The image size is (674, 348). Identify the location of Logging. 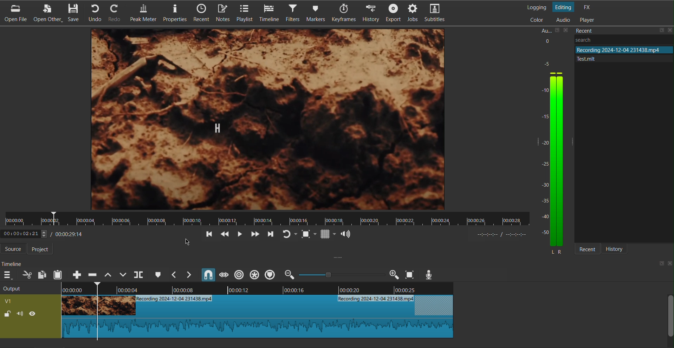
(536, 7).